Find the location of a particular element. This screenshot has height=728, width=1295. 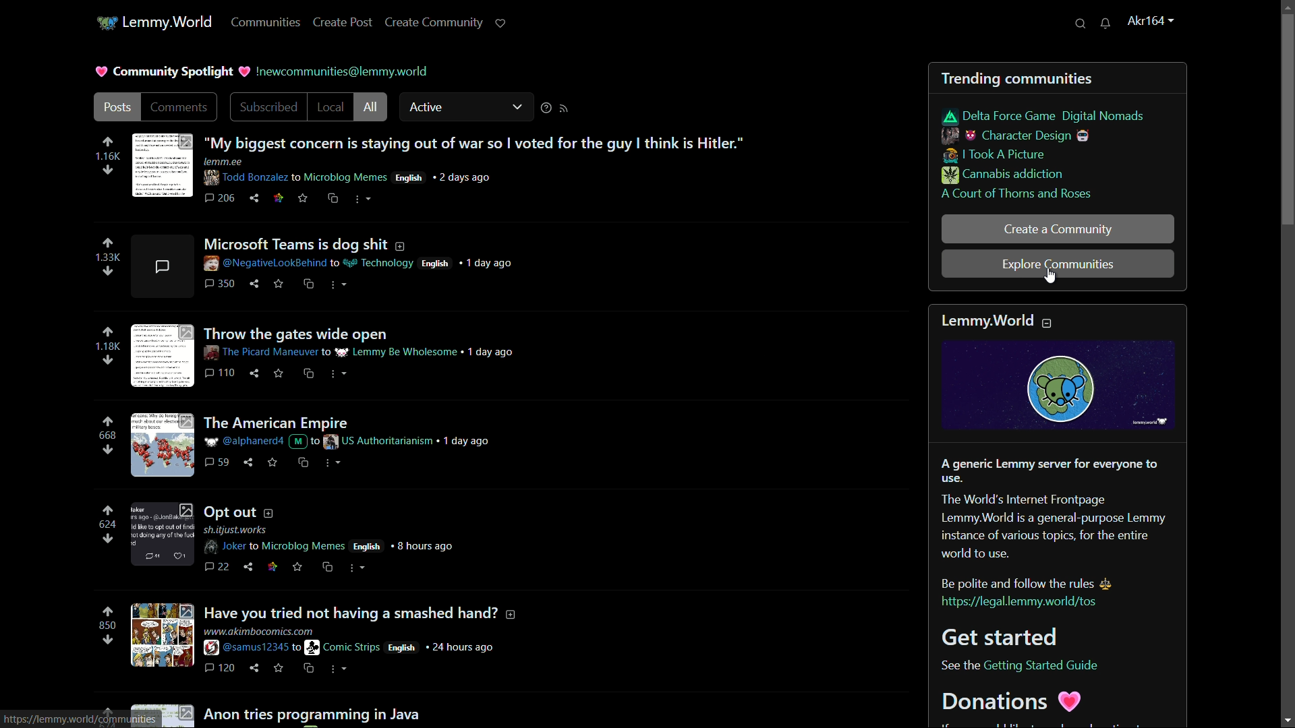

post details is located at coordinates (355, 643).